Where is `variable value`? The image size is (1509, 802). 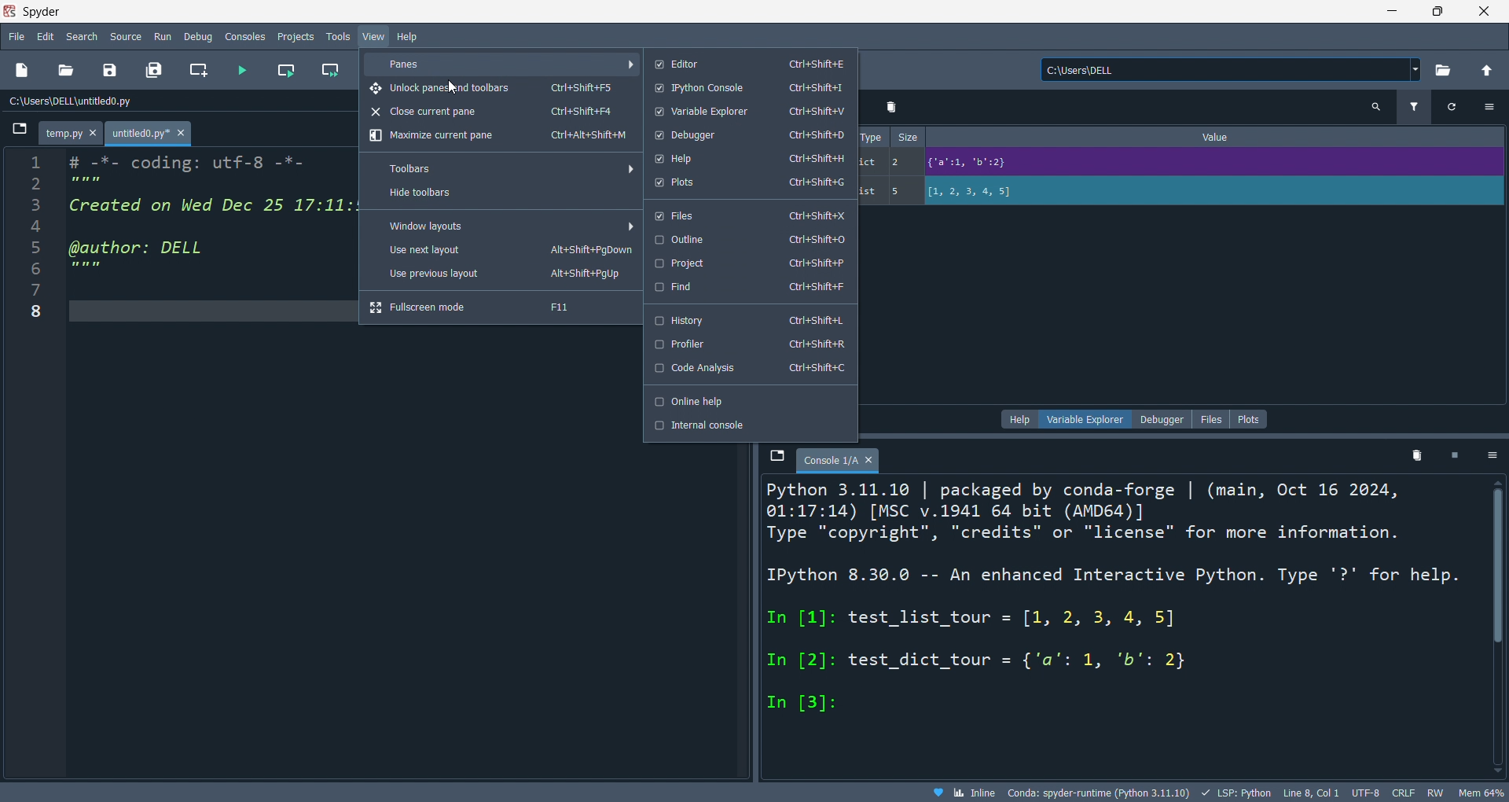
variable value is located at coordinates (1210, 164).